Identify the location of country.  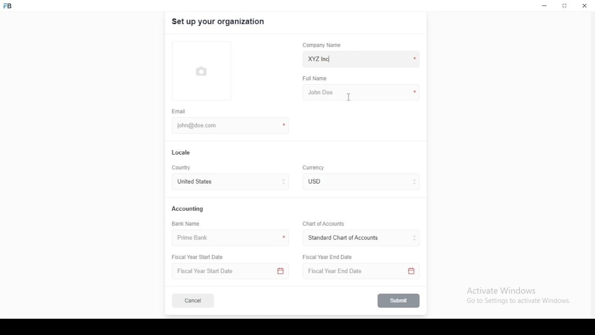
(182, 168).